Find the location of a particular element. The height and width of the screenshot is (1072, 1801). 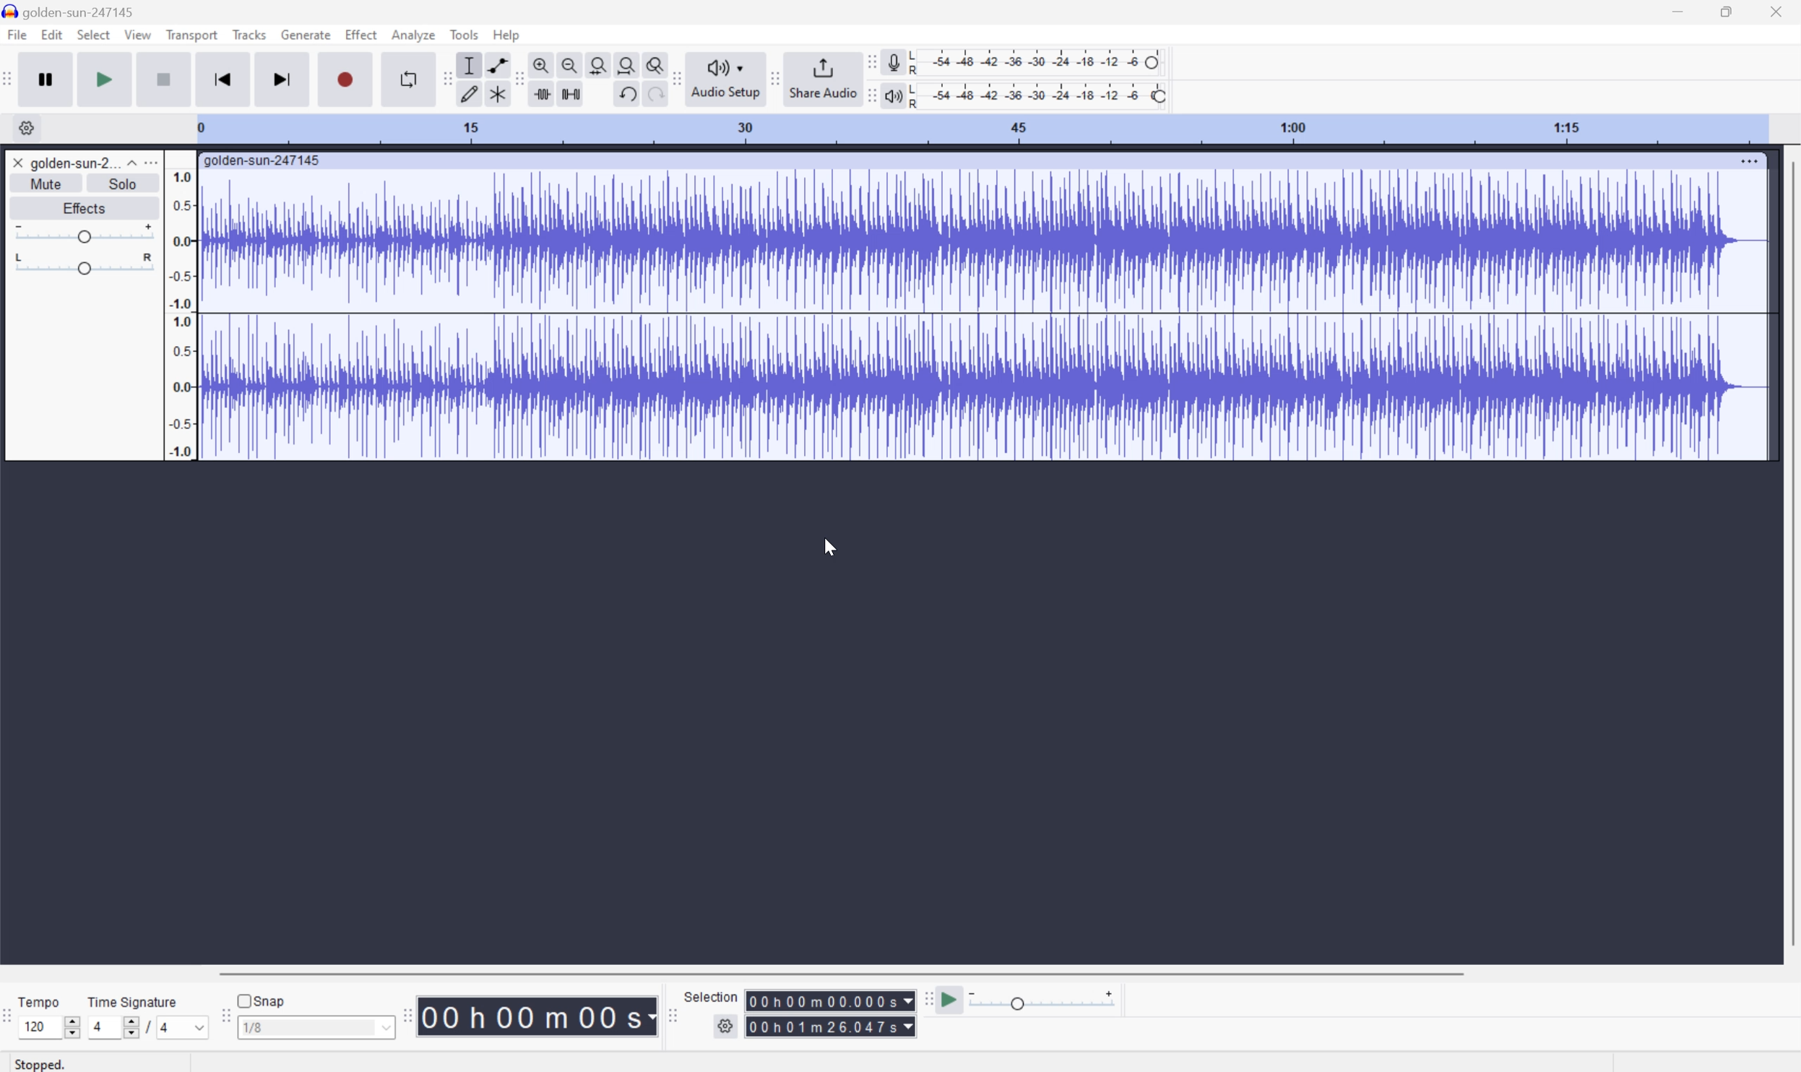

View is located at coordinates (139, 34).